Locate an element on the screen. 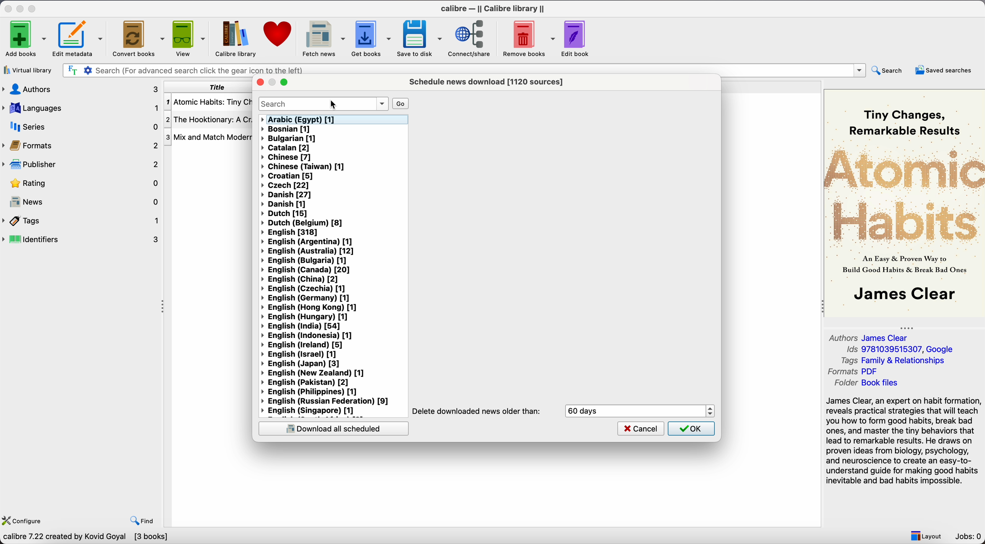  download scheduled is located at coordinates (333, 428).